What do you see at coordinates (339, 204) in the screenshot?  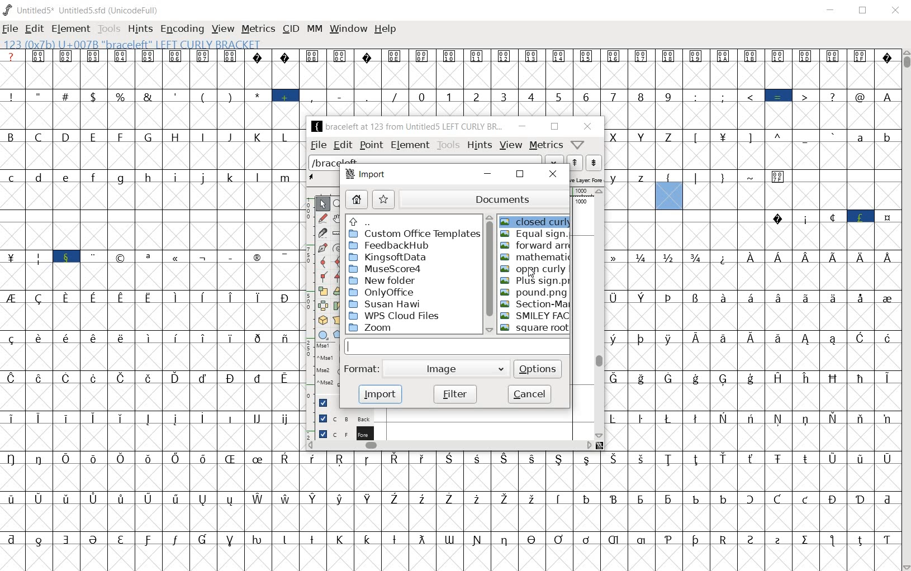 I see `MAGNIFY` at bounding box center [339, 204].